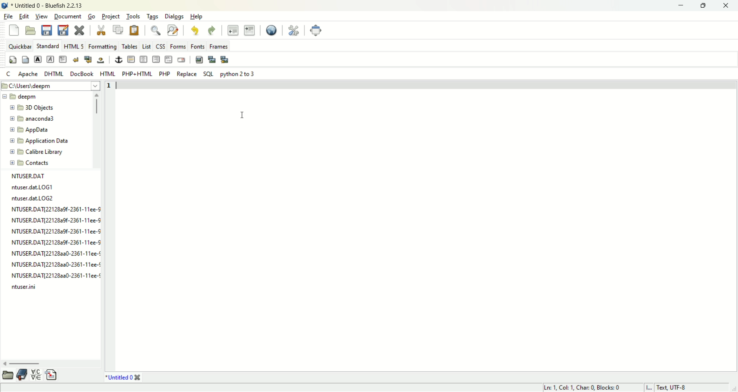  What do you see at coordinates (55, 253) in the screenshot?
I see `NTUSER.DAT{221282a0-2361-11ee-¢` at bounding box center [55, 253].